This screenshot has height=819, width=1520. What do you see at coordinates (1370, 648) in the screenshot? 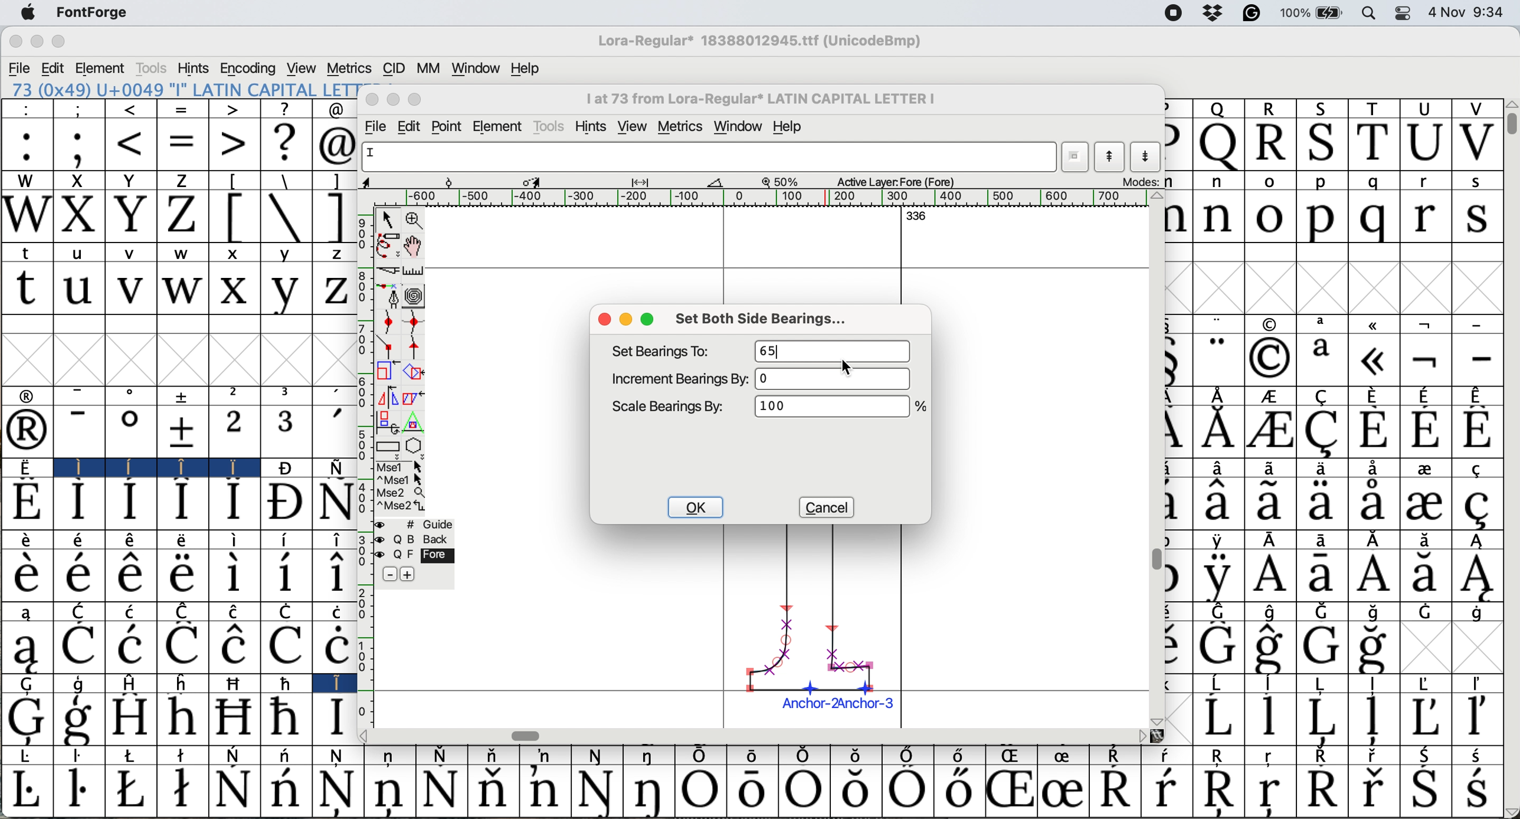
I see `Symbol` at bounding box center [1370, 648].